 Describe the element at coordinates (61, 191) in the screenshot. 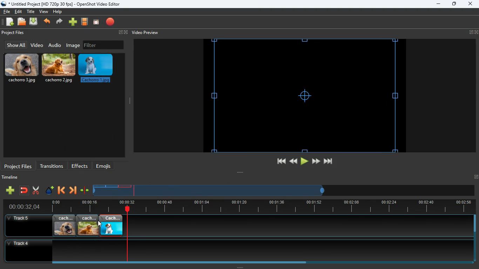

I see `back` at that location.